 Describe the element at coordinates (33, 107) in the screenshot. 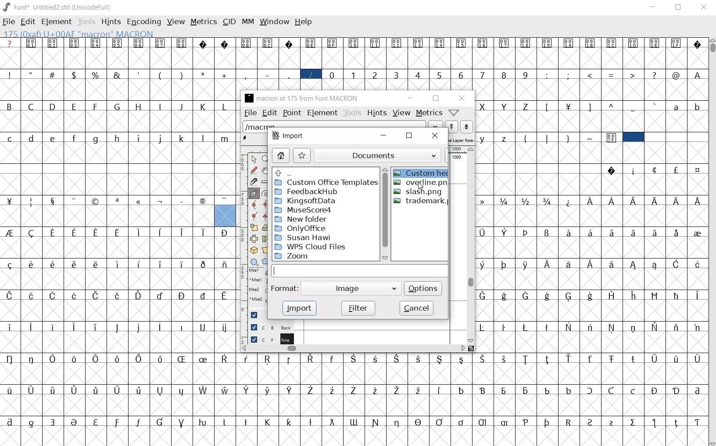

I see `C` at that location.